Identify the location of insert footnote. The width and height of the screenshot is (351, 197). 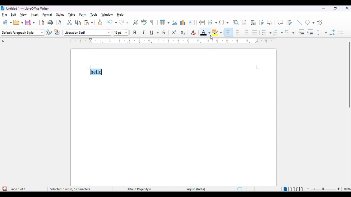
(244, 22).